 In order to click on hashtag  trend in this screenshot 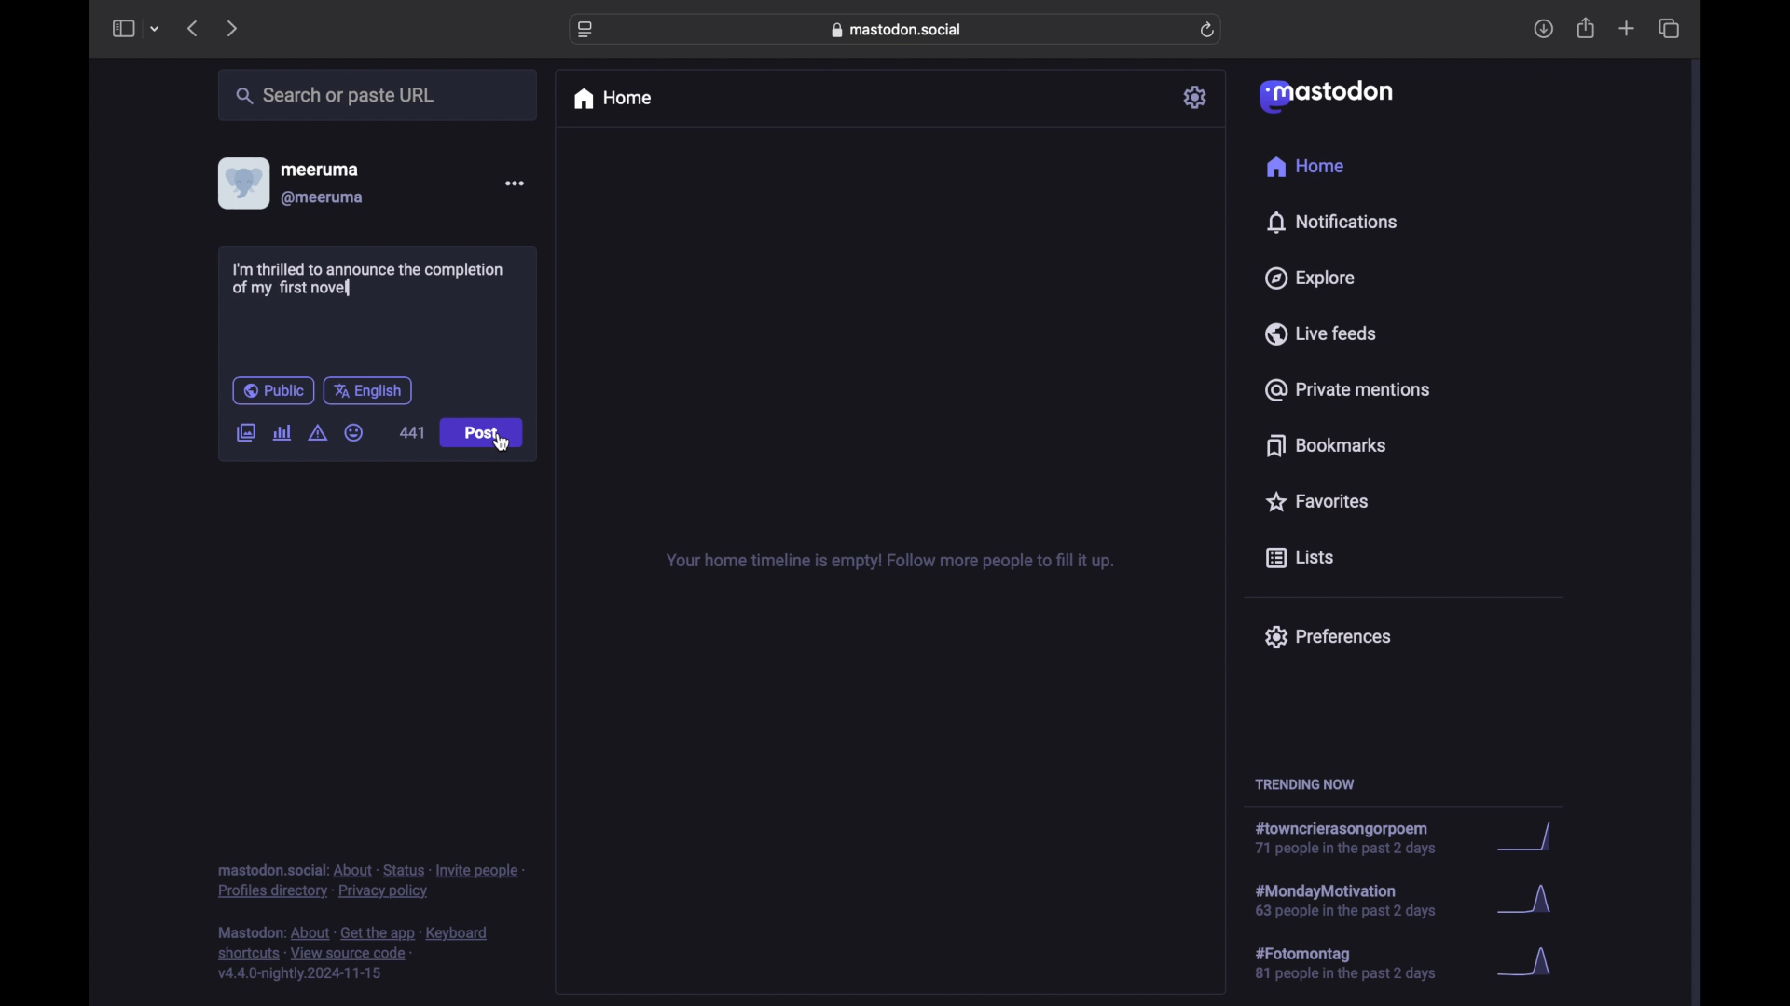, I will do `click(1363, 899)`.